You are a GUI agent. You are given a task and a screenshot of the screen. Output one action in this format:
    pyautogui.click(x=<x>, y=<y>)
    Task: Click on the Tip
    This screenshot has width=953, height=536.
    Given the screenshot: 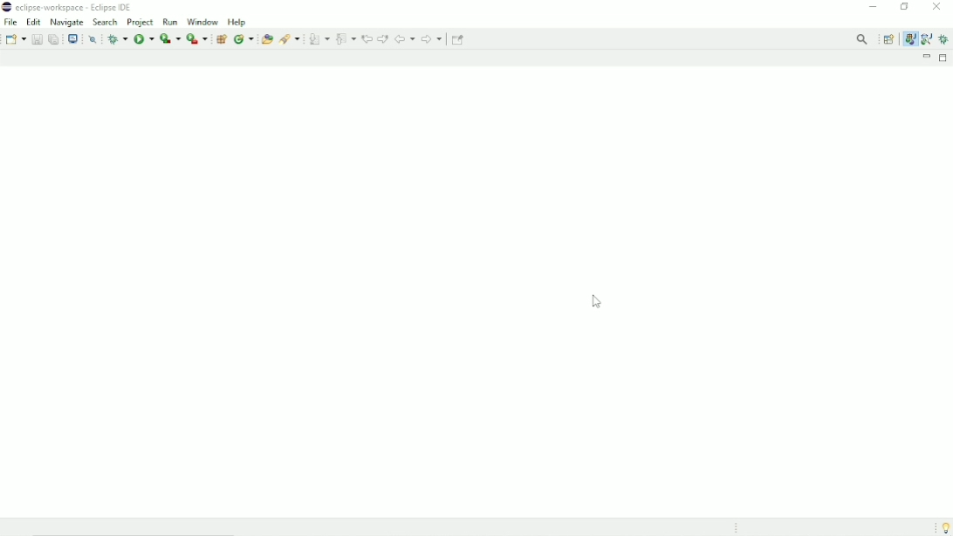 What is the action you would take?
    pyautogui.click(x=936, y=526)
    